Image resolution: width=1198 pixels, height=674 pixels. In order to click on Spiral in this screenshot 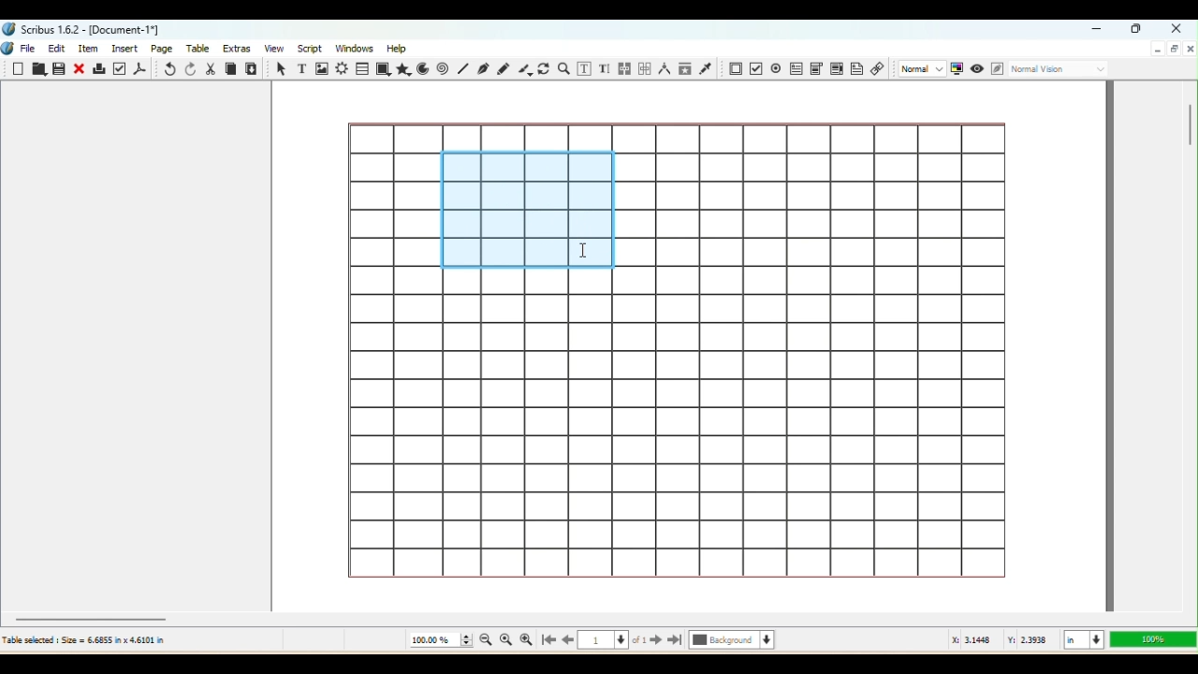, I will do `click(445, 69)`.